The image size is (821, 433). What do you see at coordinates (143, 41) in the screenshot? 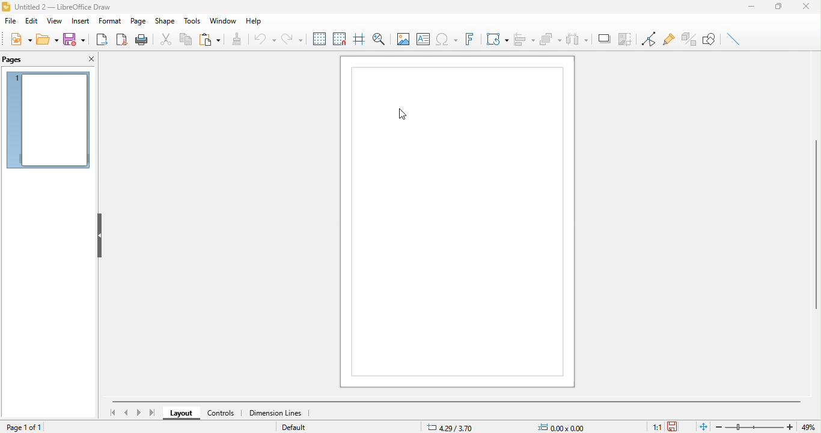
I see `print` at bounding box center [143, 41].